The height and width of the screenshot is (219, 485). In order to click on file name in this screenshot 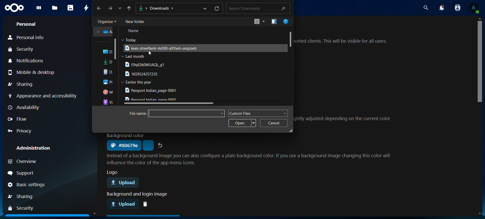, I will do `click(185, 113)`.